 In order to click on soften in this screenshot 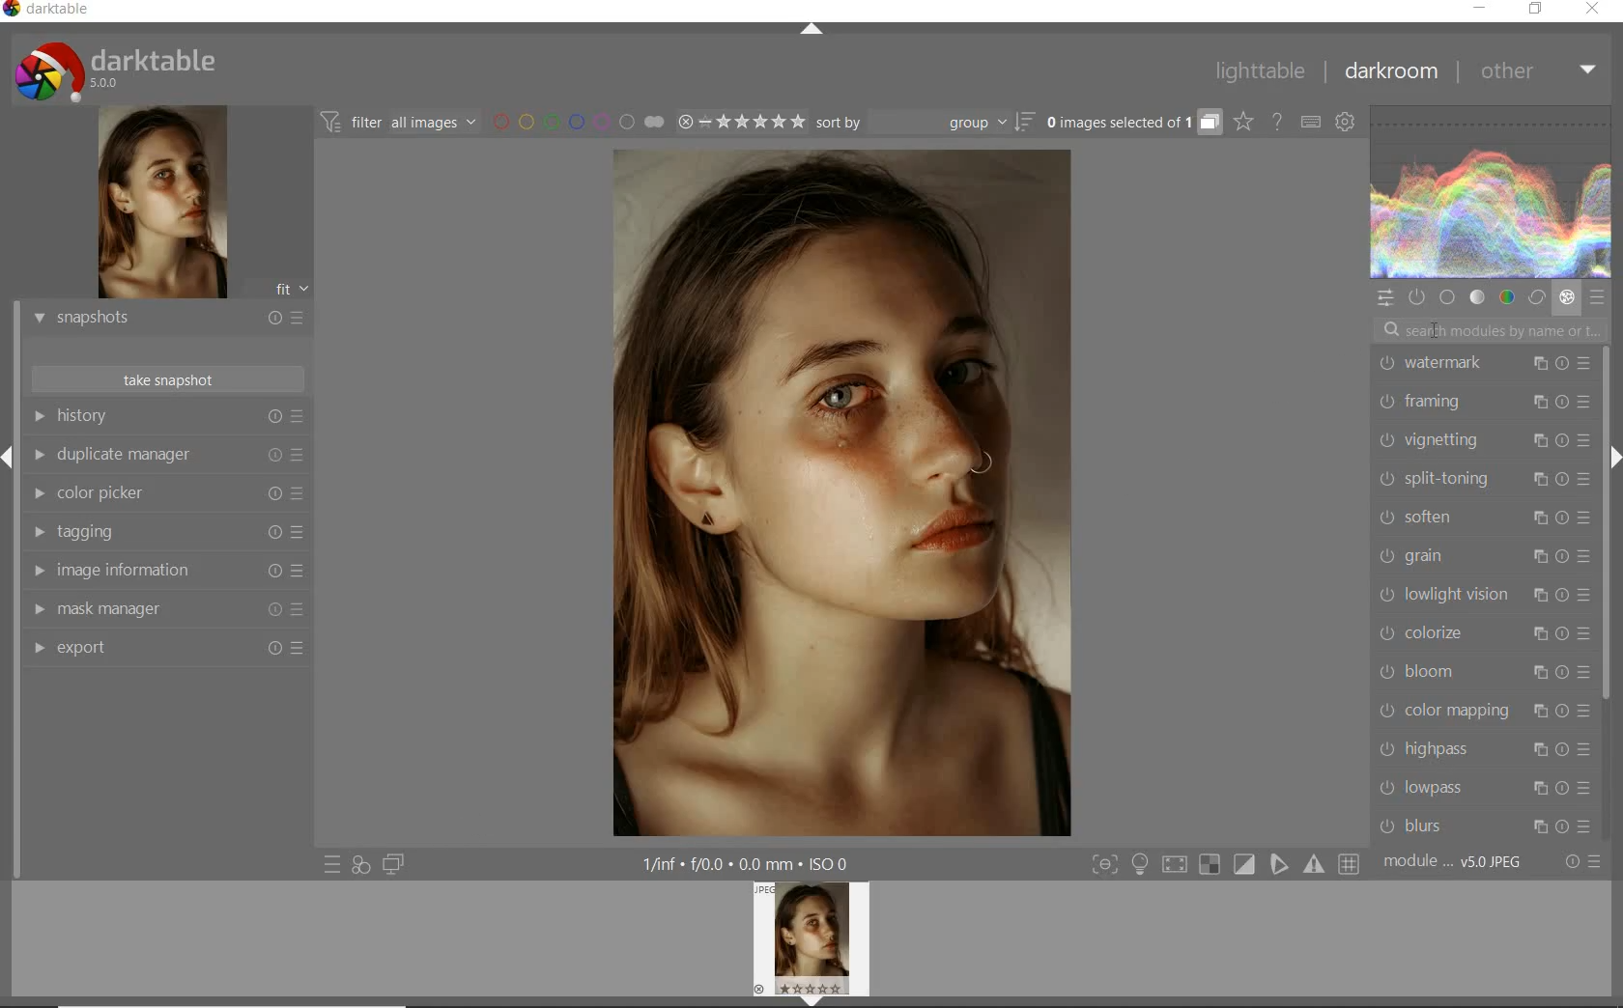, I will do `click(1482, 518)`.